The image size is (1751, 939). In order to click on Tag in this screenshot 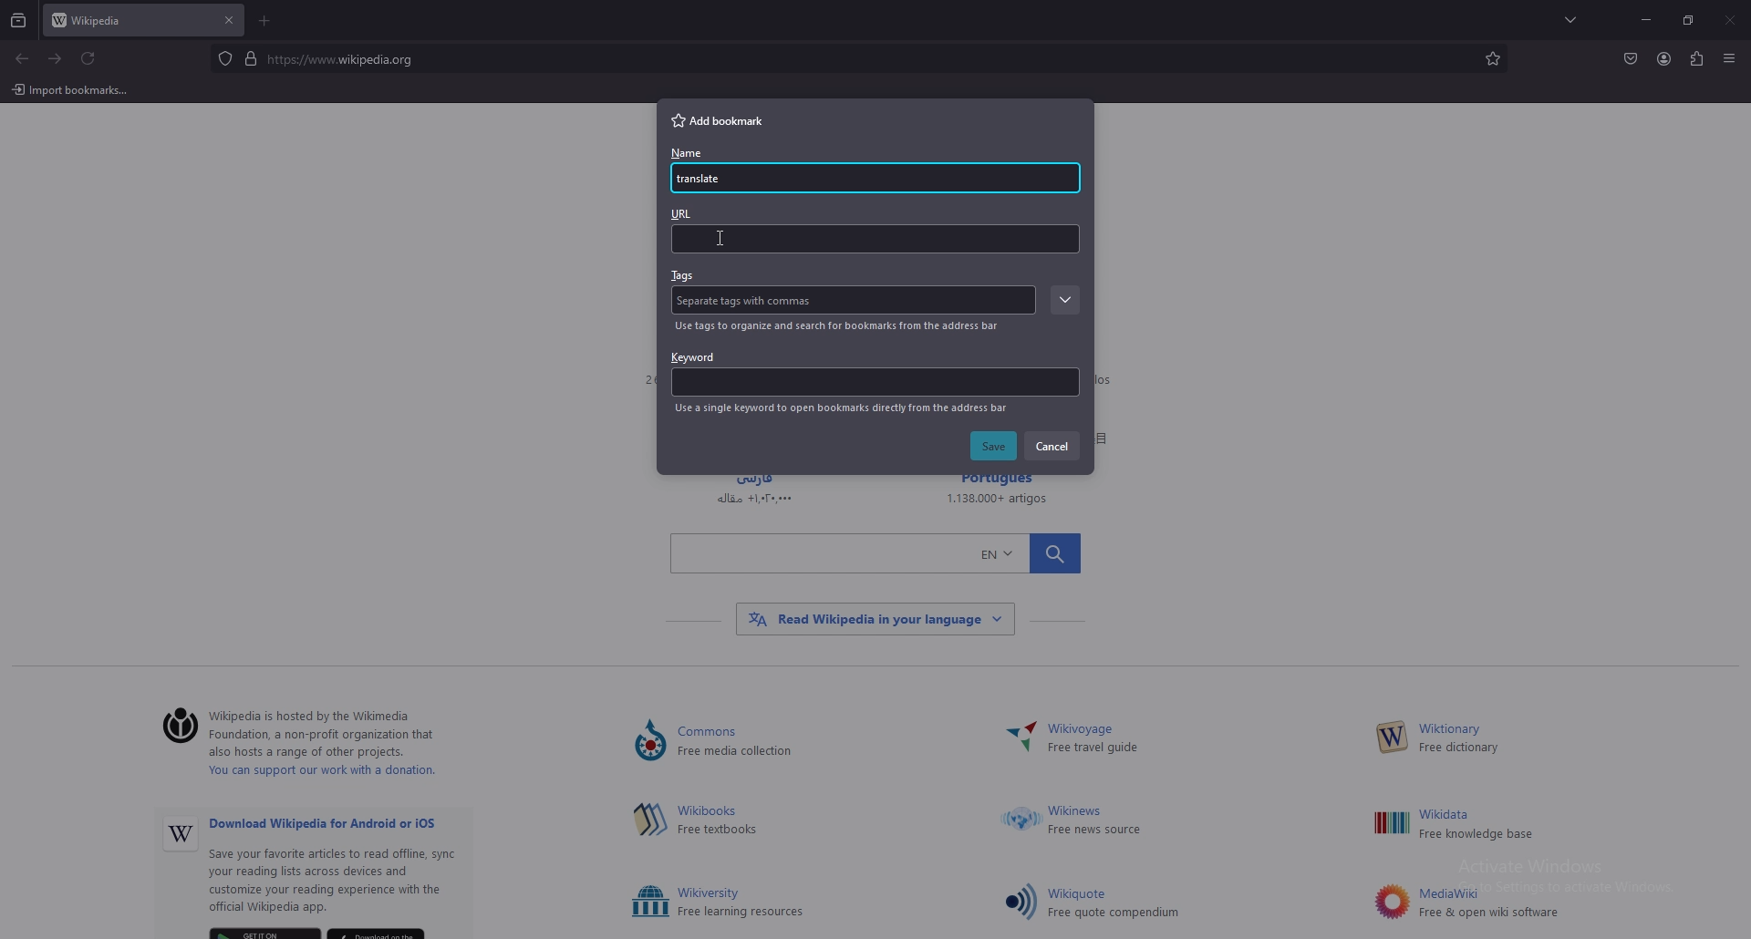, I will do `click(781, 303)`.